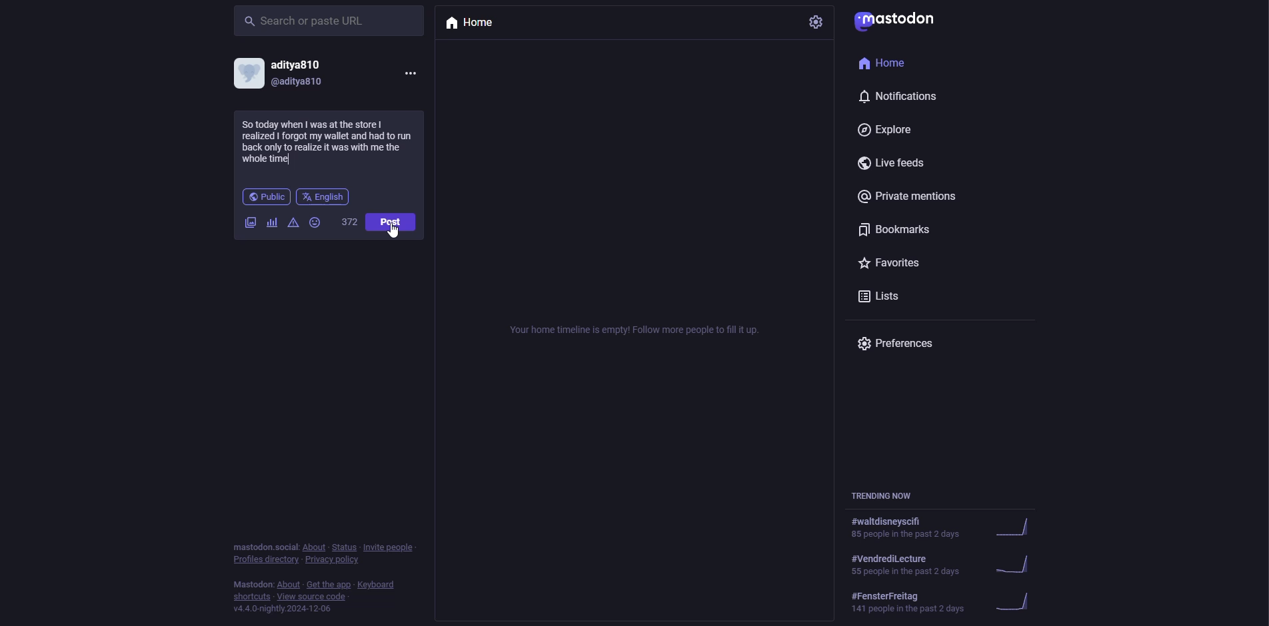 The image size is (1269, 626). I want to click on english, so click(323, 196).